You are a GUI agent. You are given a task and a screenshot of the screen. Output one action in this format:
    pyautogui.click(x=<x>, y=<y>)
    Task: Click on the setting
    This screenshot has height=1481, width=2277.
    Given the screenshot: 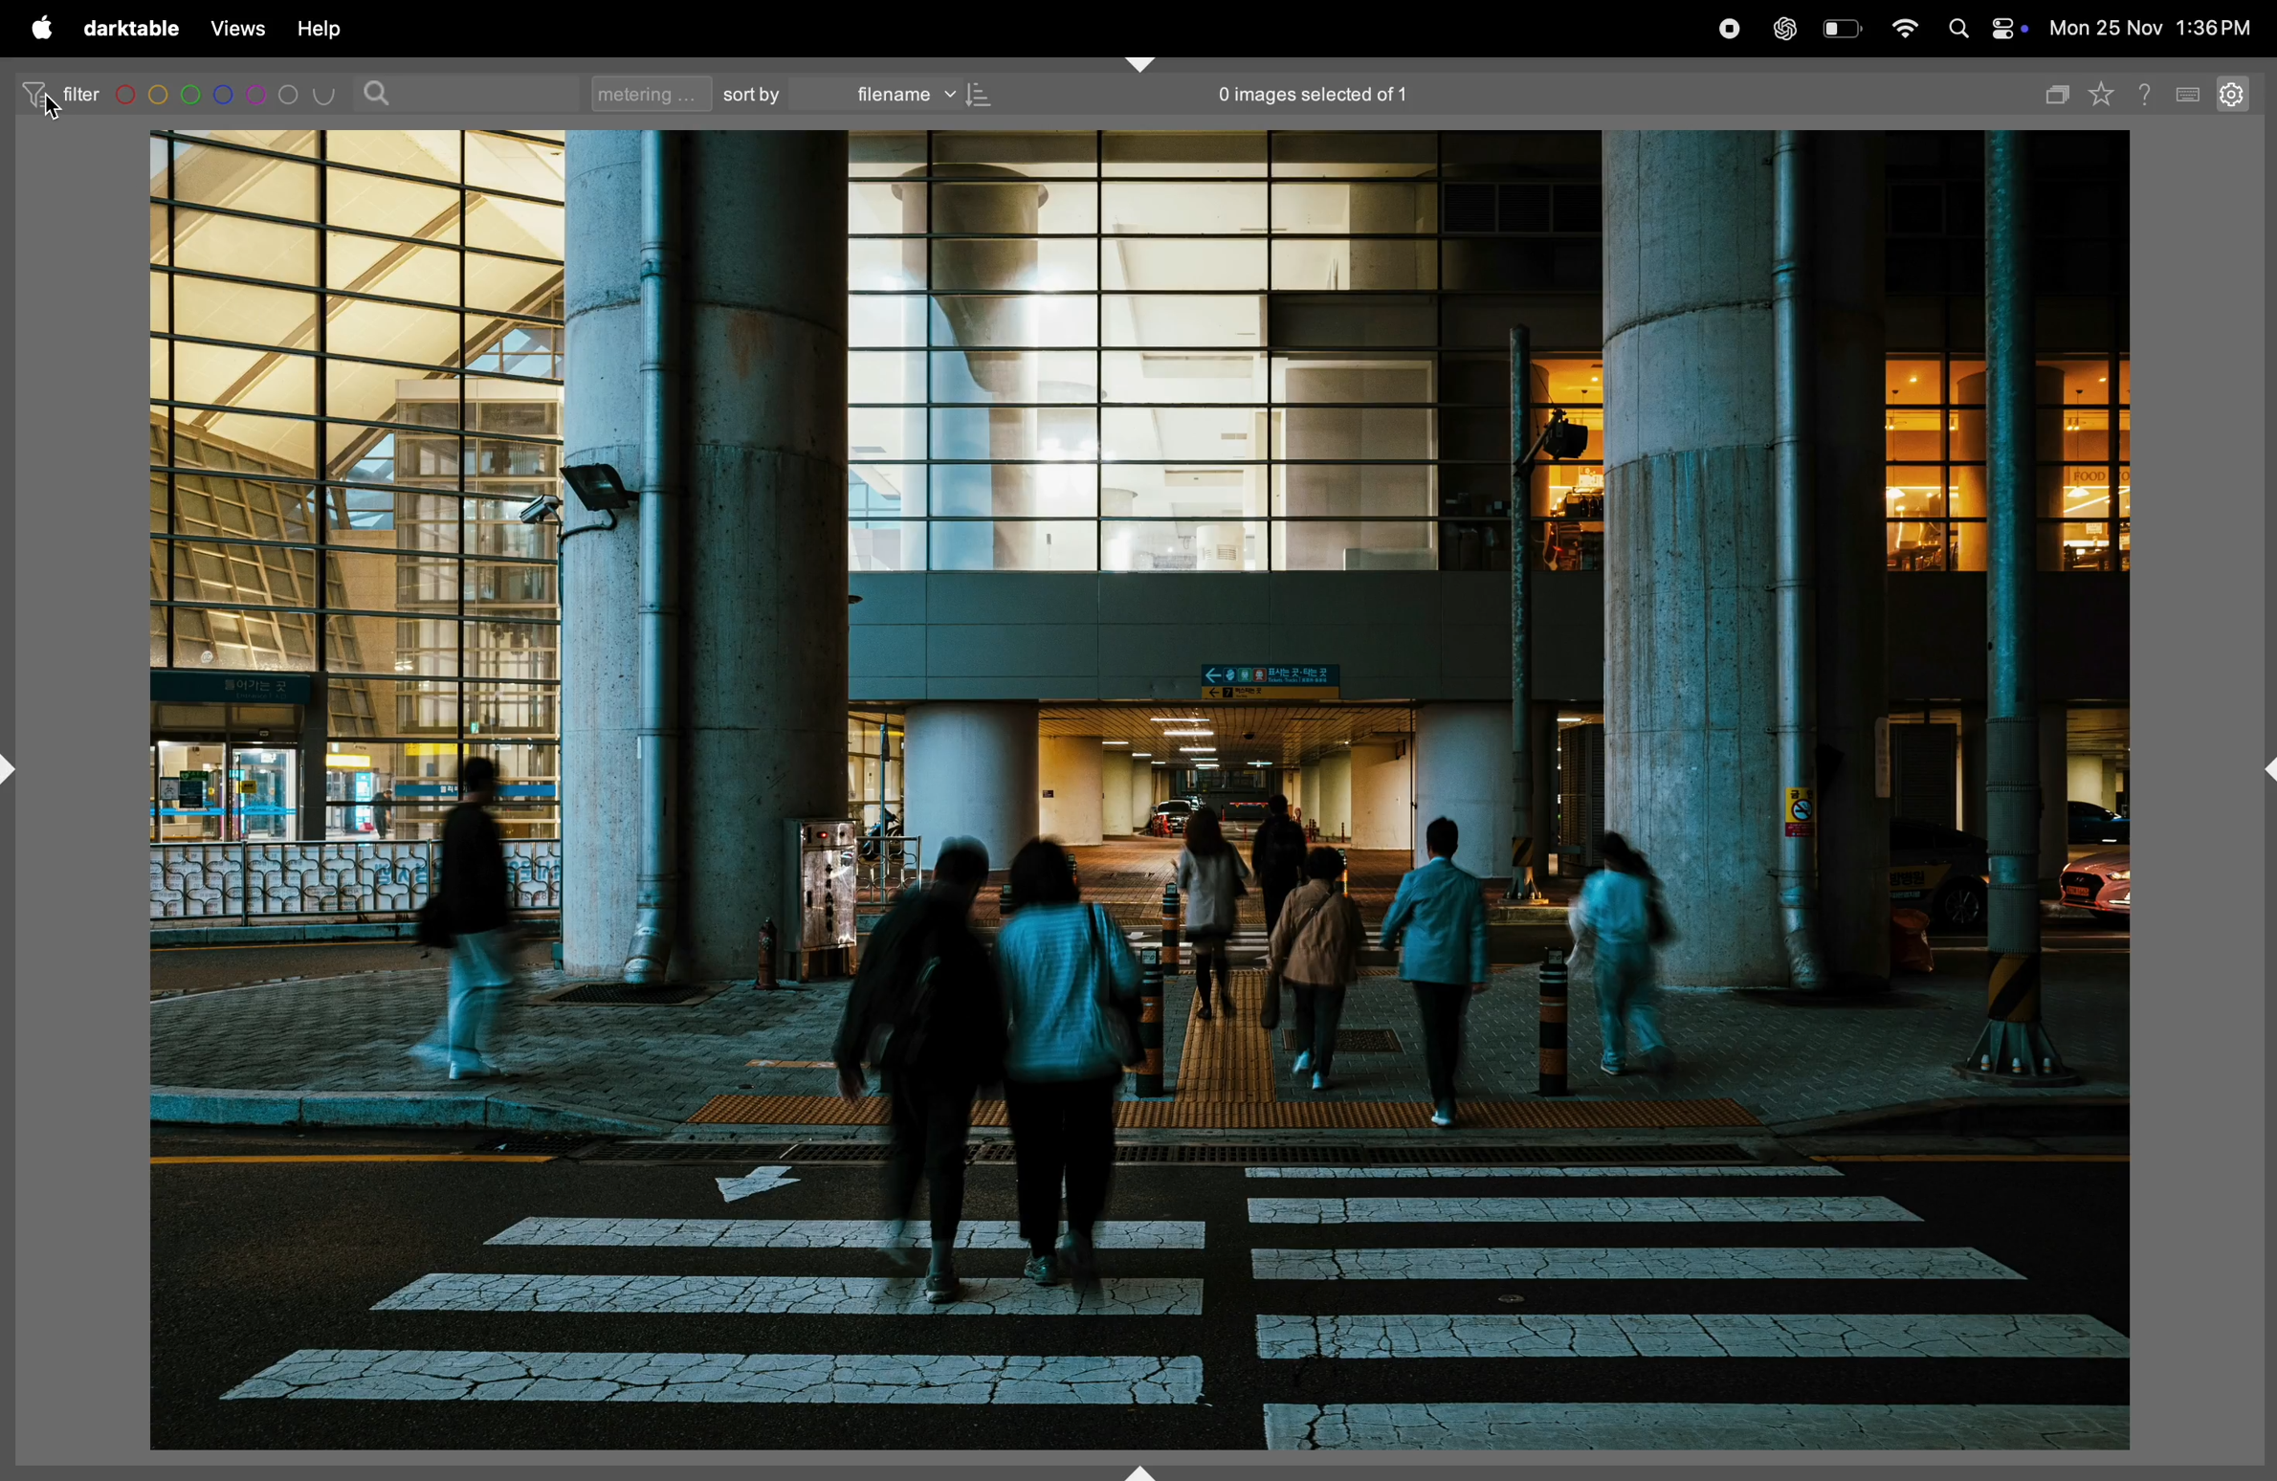 What is the action you would take?
    pyautogui.click(x=2238, y=96)
    